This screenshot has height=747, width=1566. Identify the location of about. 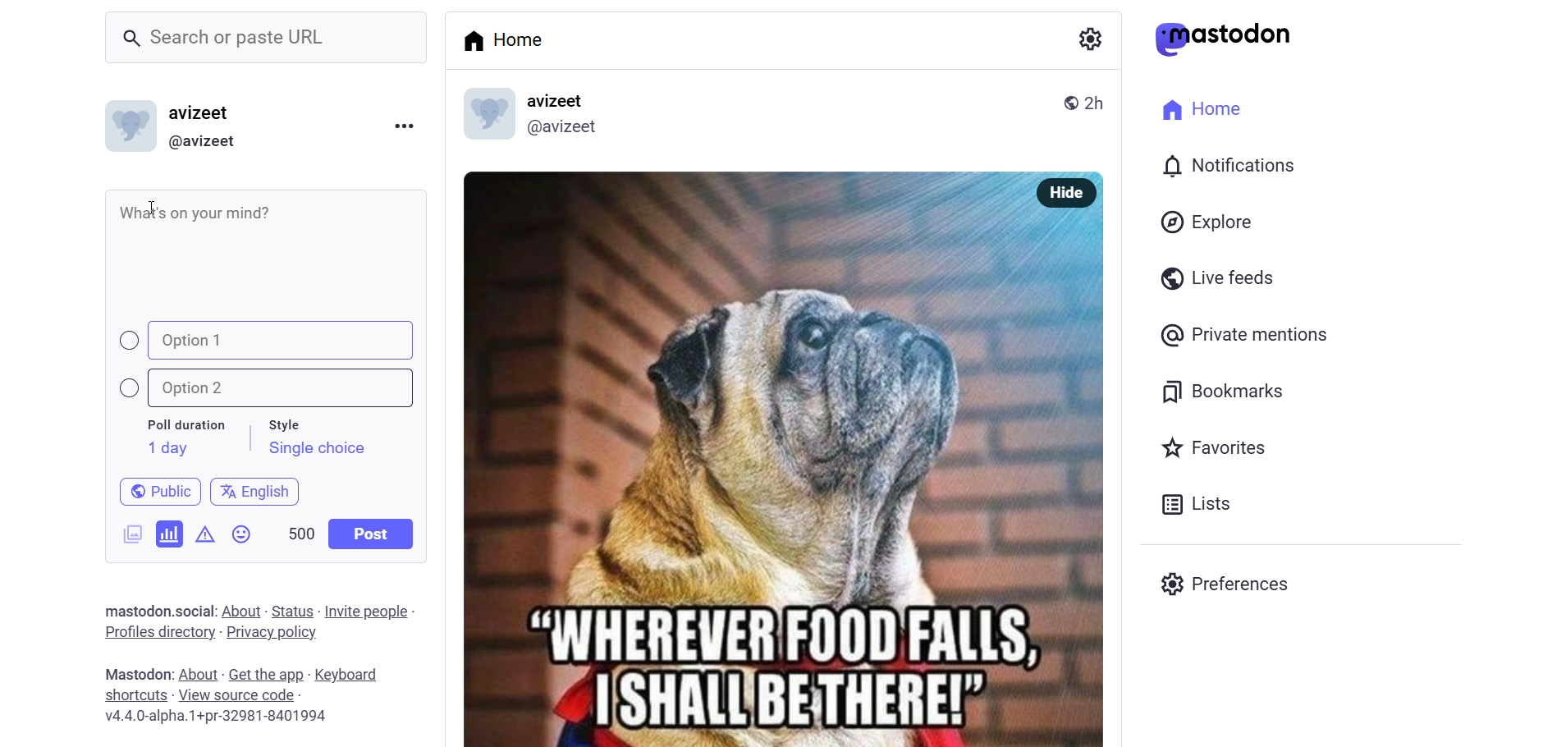
(240, 612).